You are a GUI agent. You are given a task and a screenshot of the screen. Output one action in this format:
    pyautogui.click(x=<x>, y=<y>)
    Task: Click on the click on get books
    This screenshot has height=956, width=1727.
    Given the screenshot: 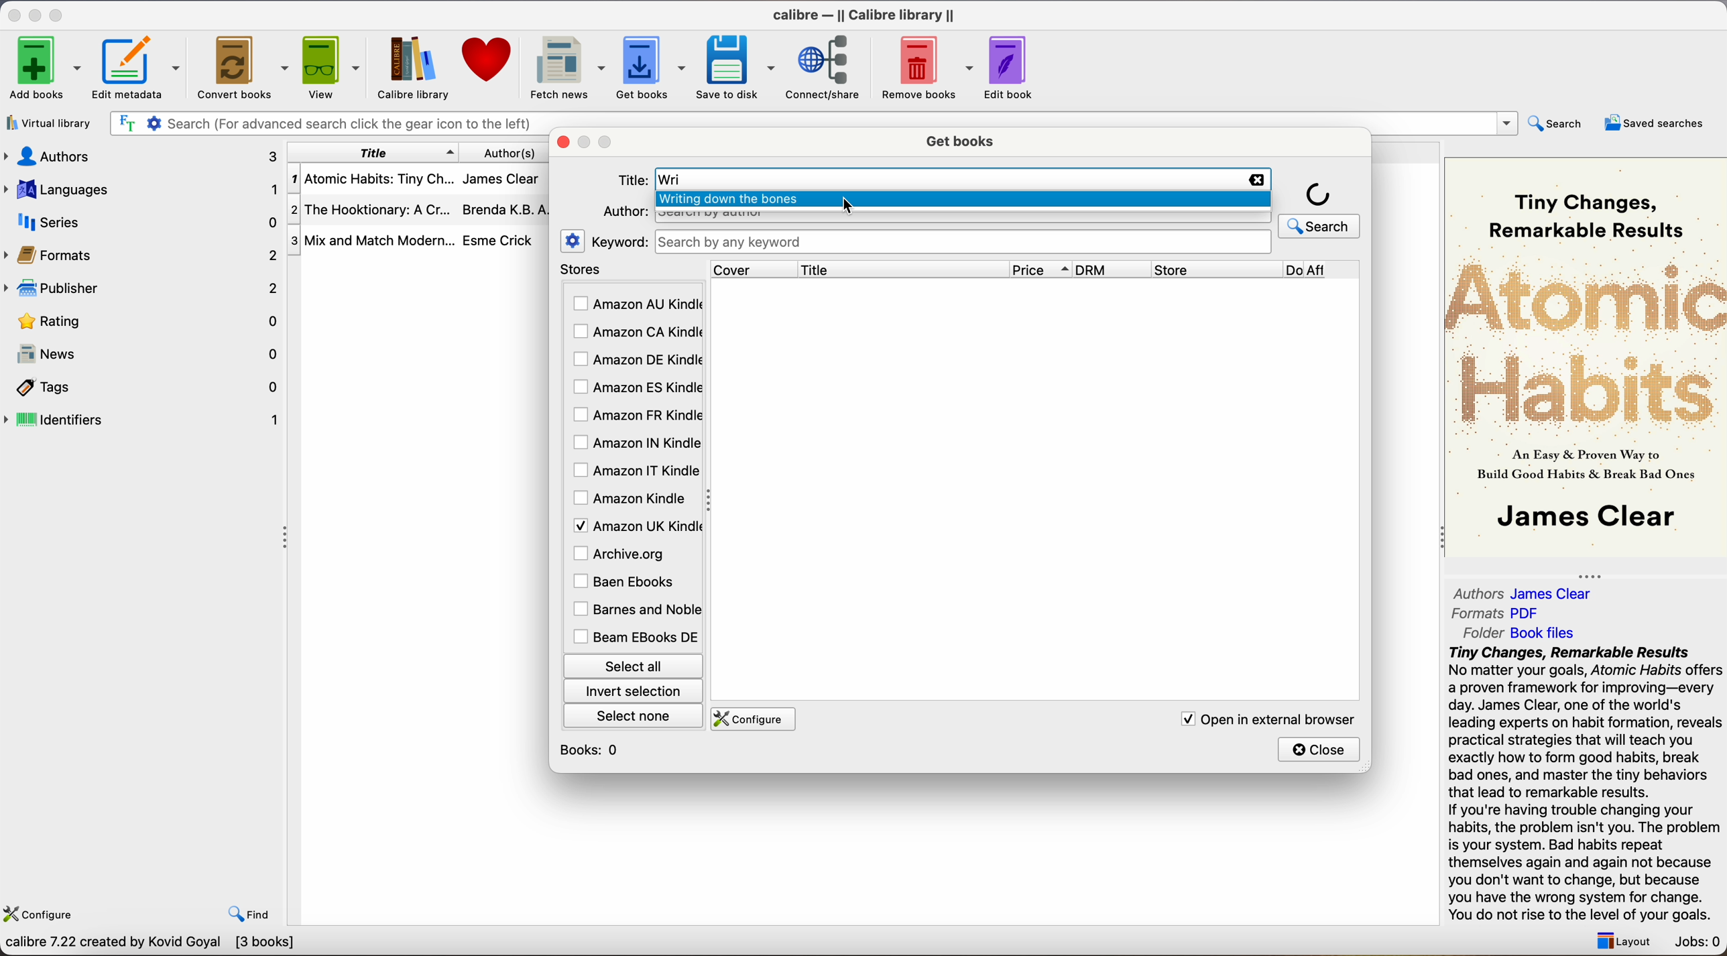 What is the action you would take?
    pyautogui.click(x=640, y=66)
    